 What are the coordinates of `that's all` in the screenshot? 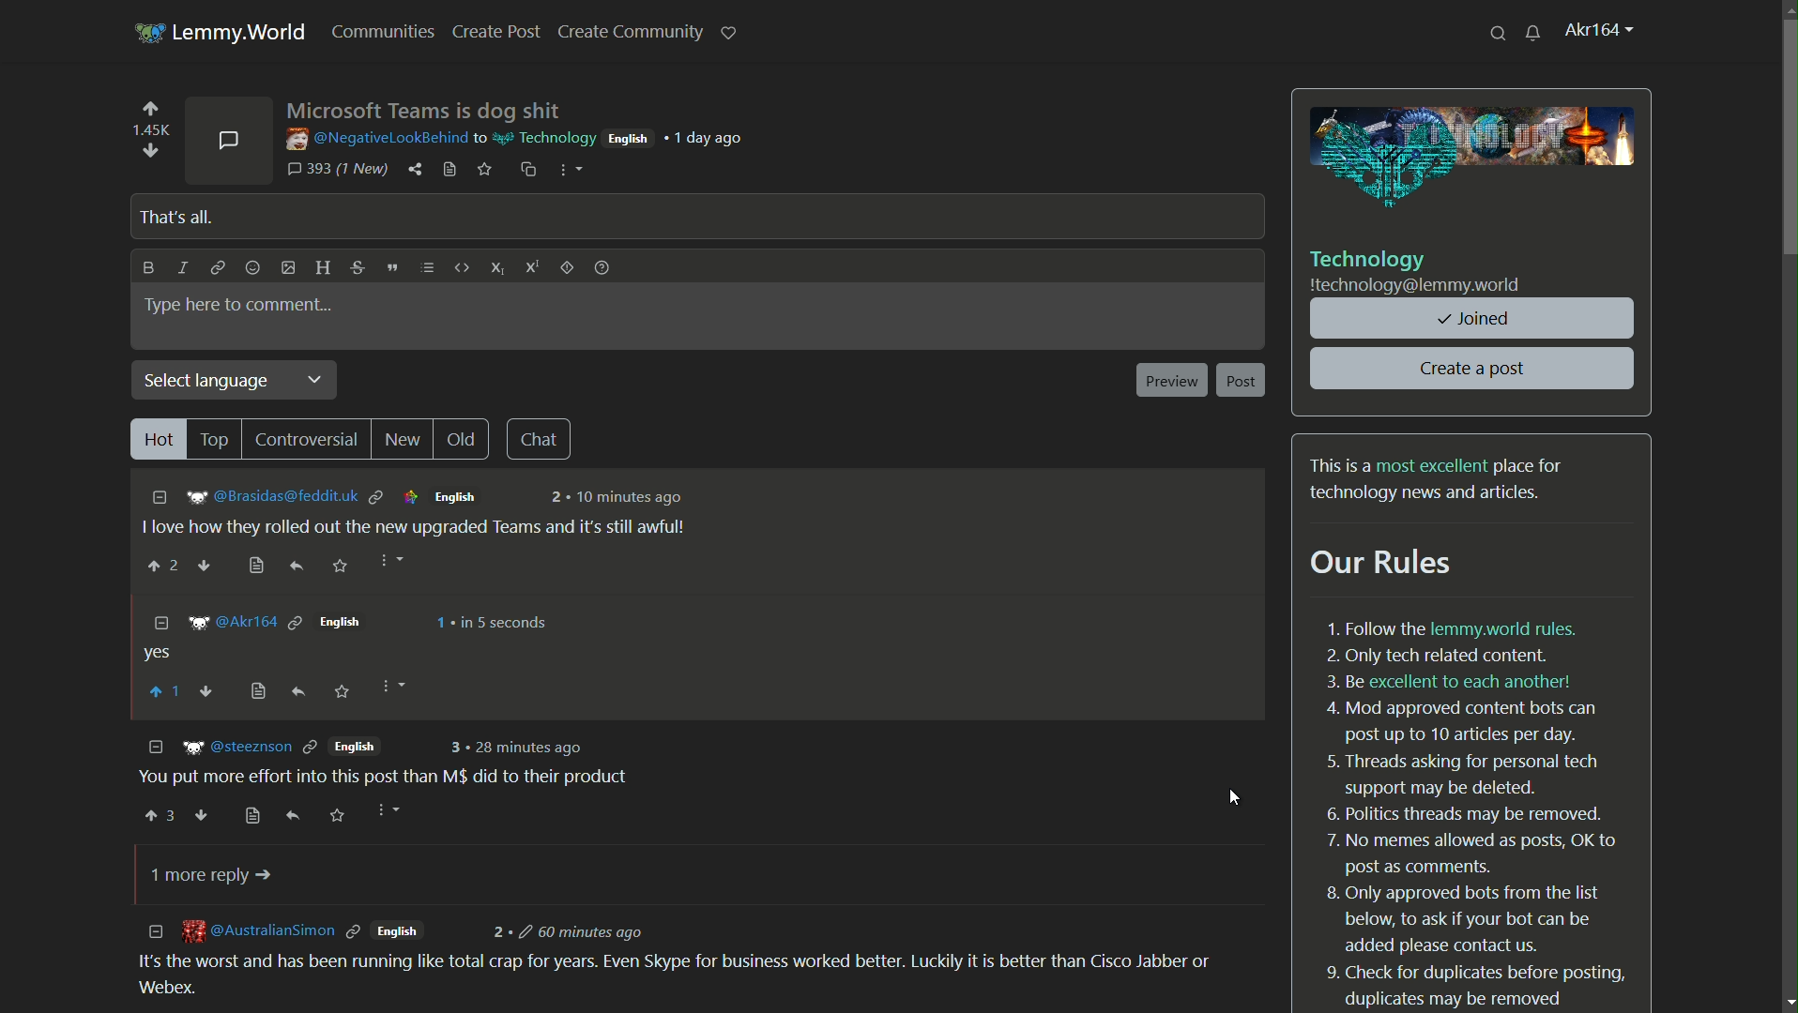 It's located at (173, 217).